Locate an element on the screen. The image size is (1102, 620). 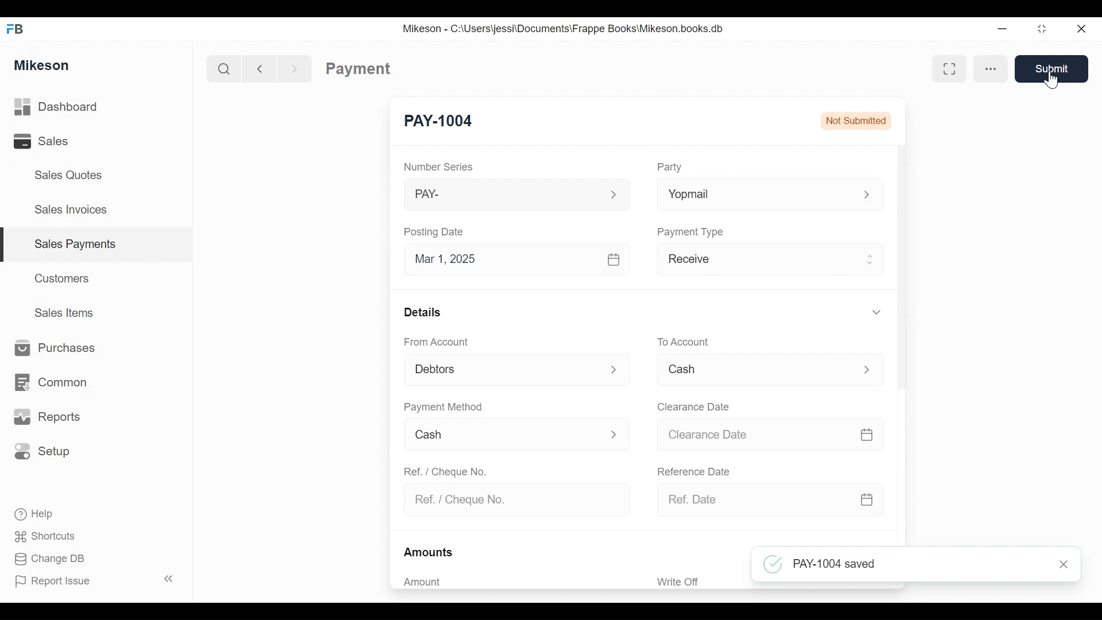
Shortcuts is located at coordinates (50, 533).